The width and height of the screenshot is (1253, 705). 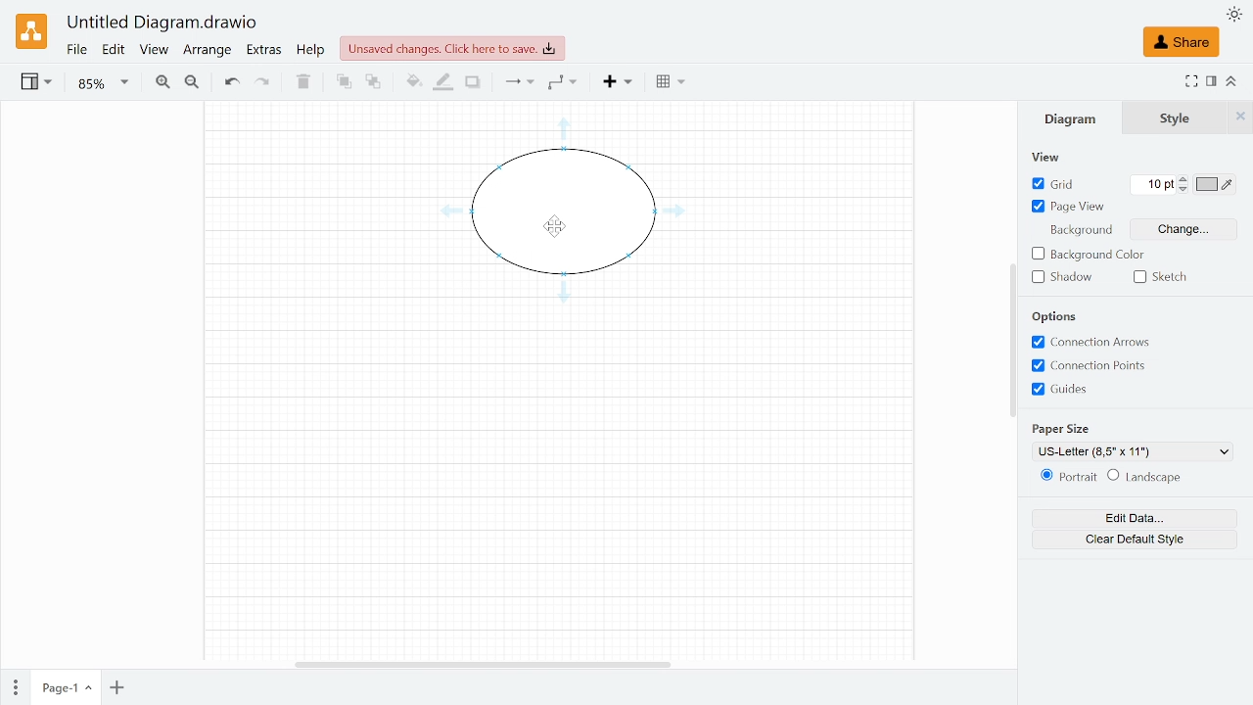 What do you see at coordinates (161, 23) in the screenshot?
I see `Untitled Diagram.drawio` at bounding box center [161, 23].